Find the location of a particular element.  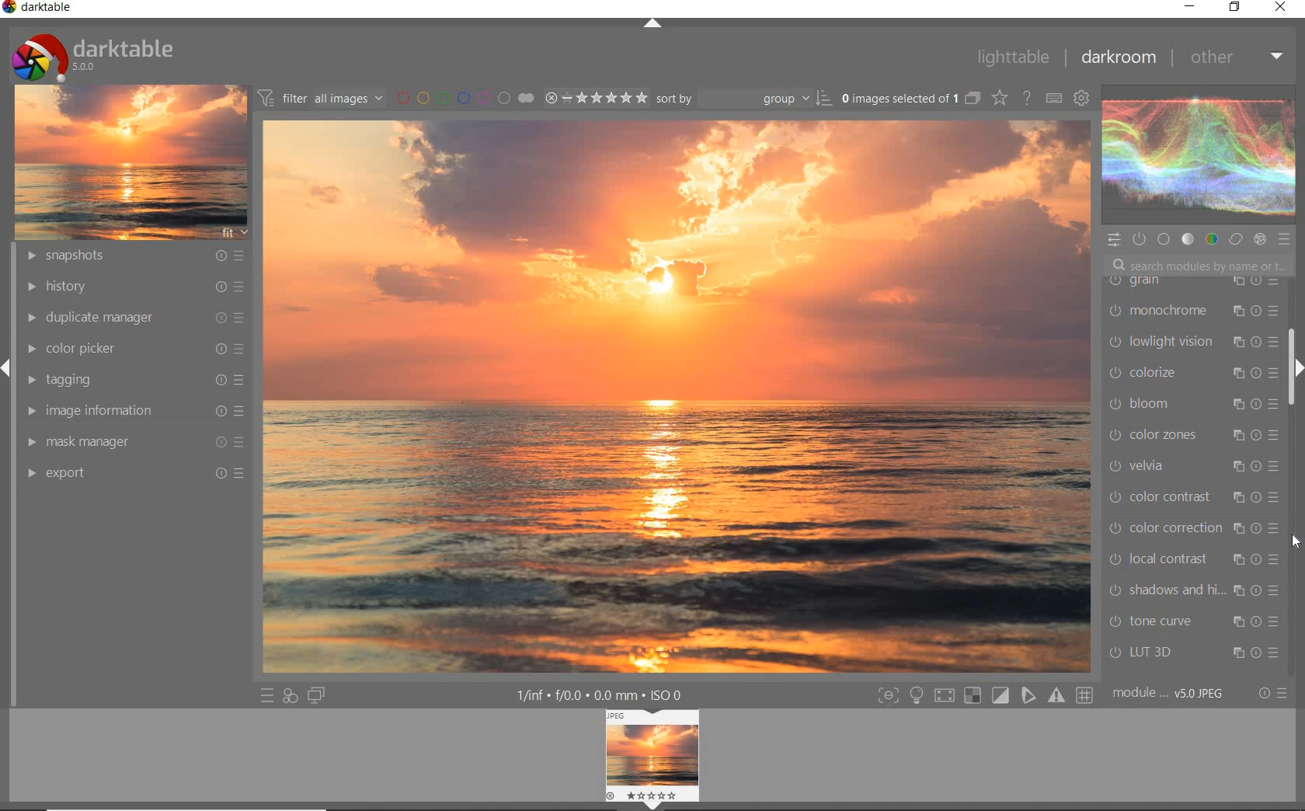

CURSOR POSITION is located at coordinates (1296, 543).